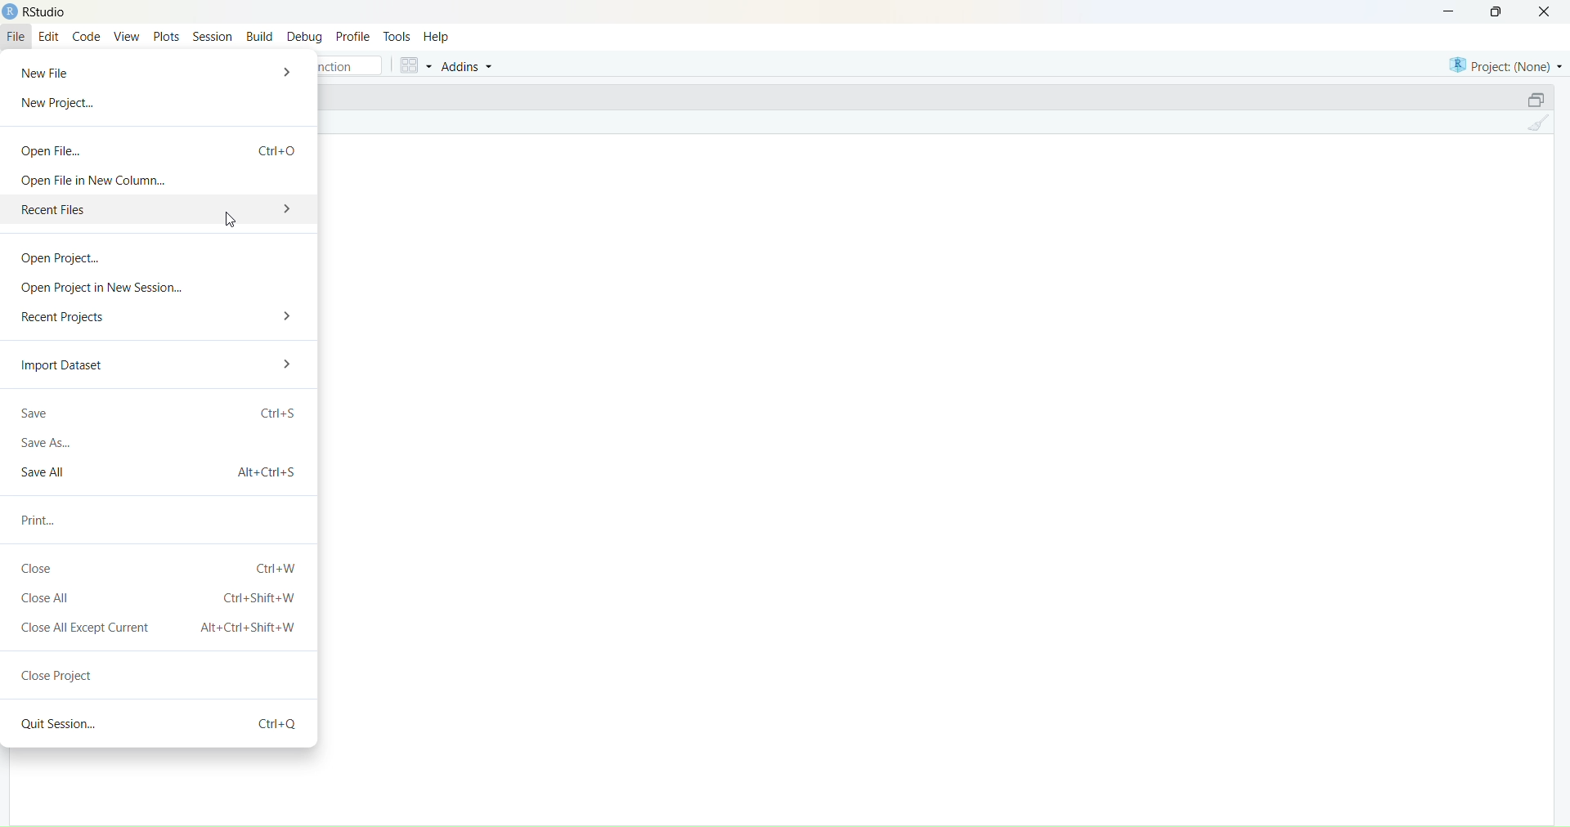 The image size is (1570, 827). Describe the element at coordinates (469, 66) in the screenshot. I see `Addins` at that location.